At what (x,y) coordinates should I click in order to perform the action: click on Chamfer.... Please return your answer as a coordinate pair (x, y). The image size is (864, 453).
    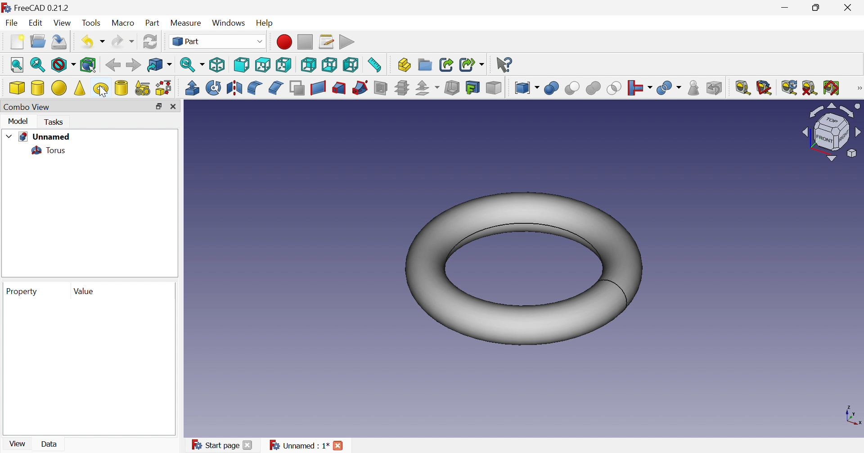
    Looking at the image, I should click on (276, 88).